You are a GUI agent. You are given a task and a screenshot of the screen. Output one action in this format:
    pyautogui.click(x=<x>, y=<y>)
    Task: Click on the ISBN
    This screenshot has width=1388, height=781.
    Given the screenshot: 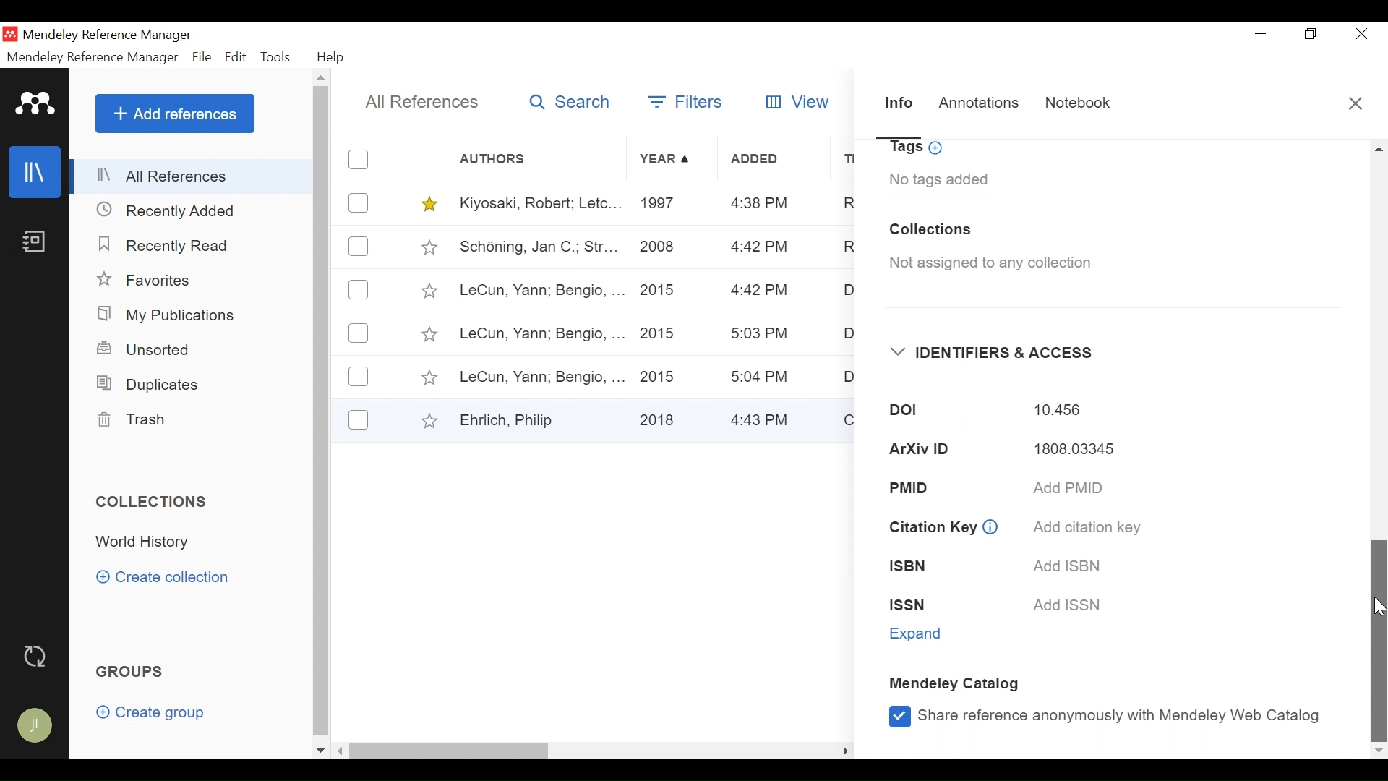 What is the action you would take?
    pyautogui.click(x=917, y=567)
    